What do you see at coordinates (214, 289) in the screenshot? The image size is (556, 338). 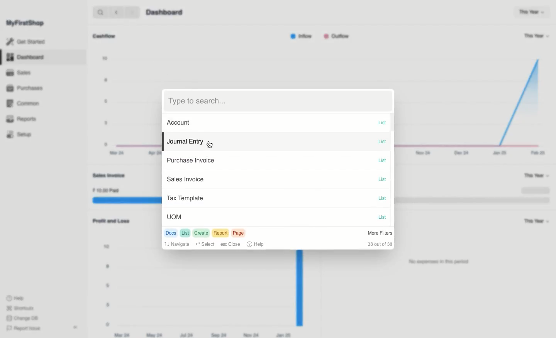 I see `Graph` at bounding box center [214, 289].